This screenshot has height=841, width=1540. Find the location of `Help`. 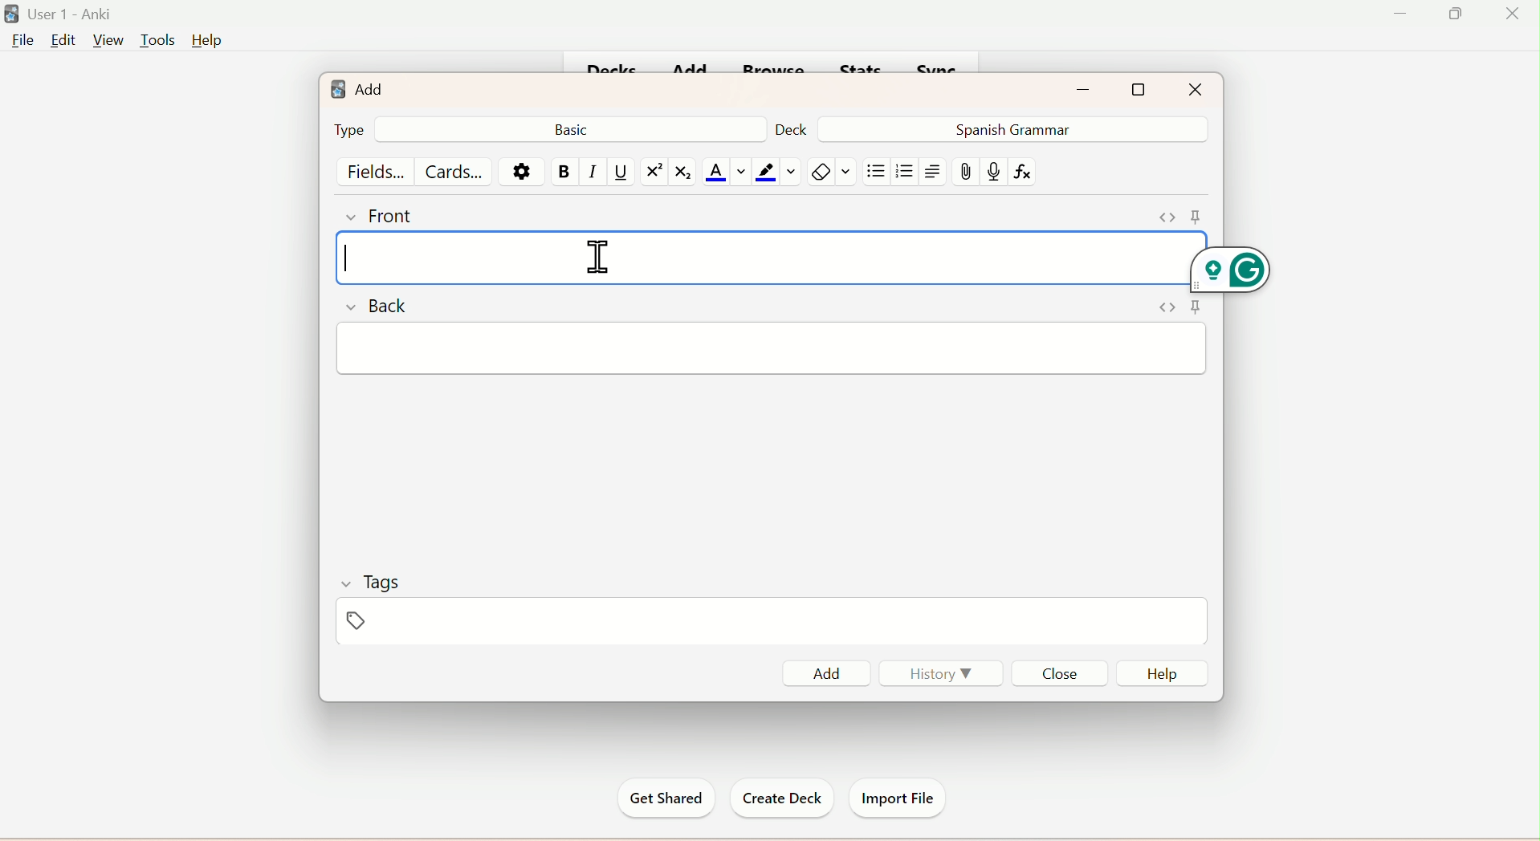

Help is located at coordinates (206, 41).